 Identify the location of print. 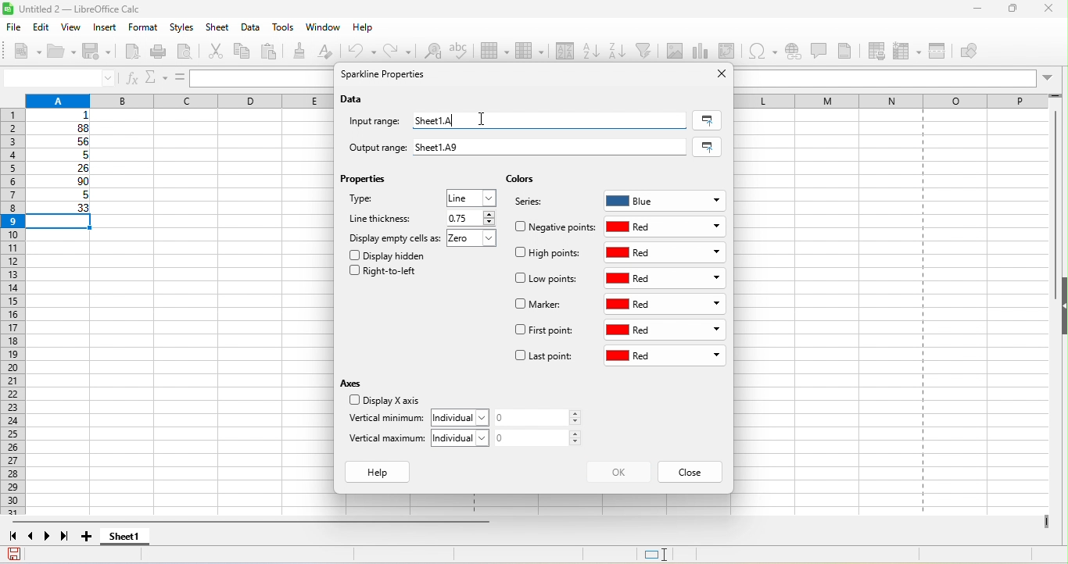
(162, 52).